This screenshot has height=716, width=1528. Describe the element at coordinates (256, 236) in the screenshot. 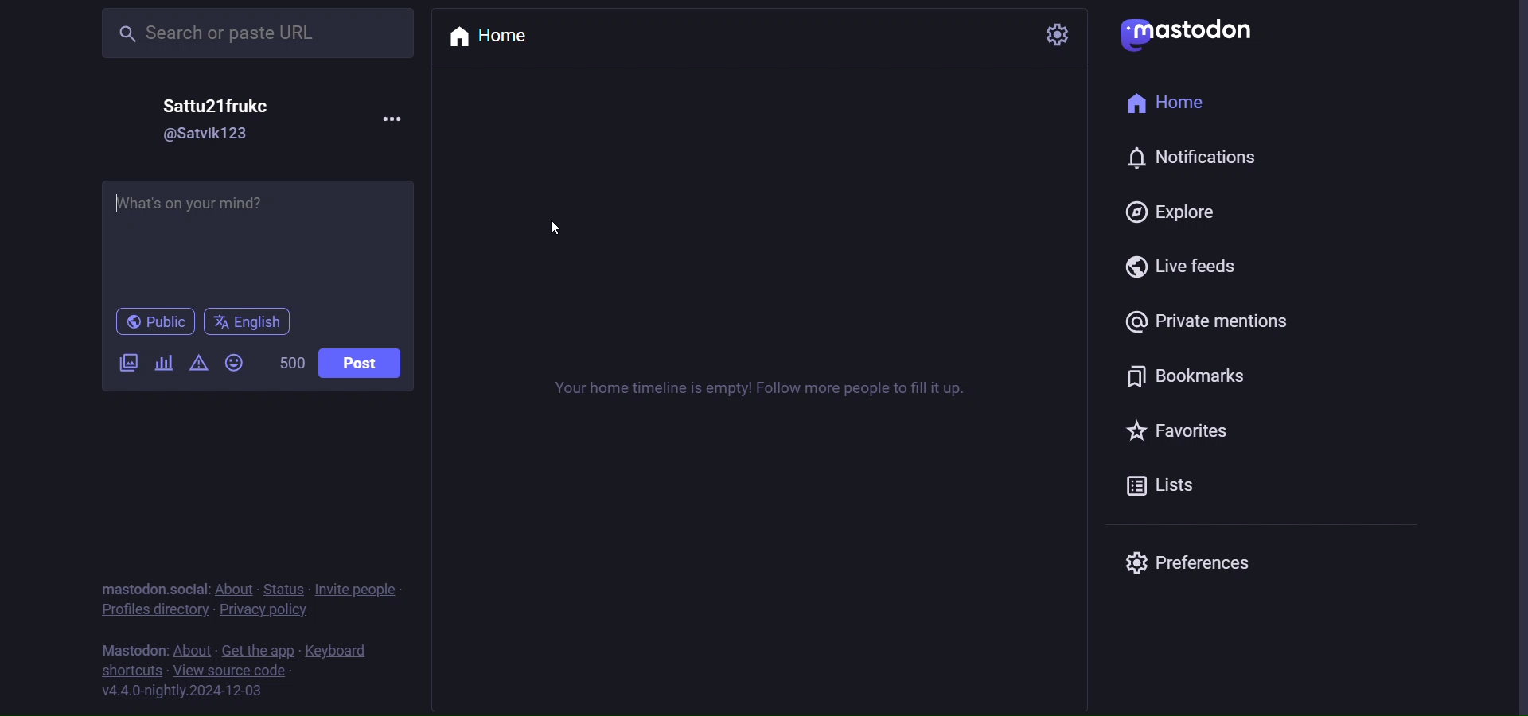

I see `write here` at that location.